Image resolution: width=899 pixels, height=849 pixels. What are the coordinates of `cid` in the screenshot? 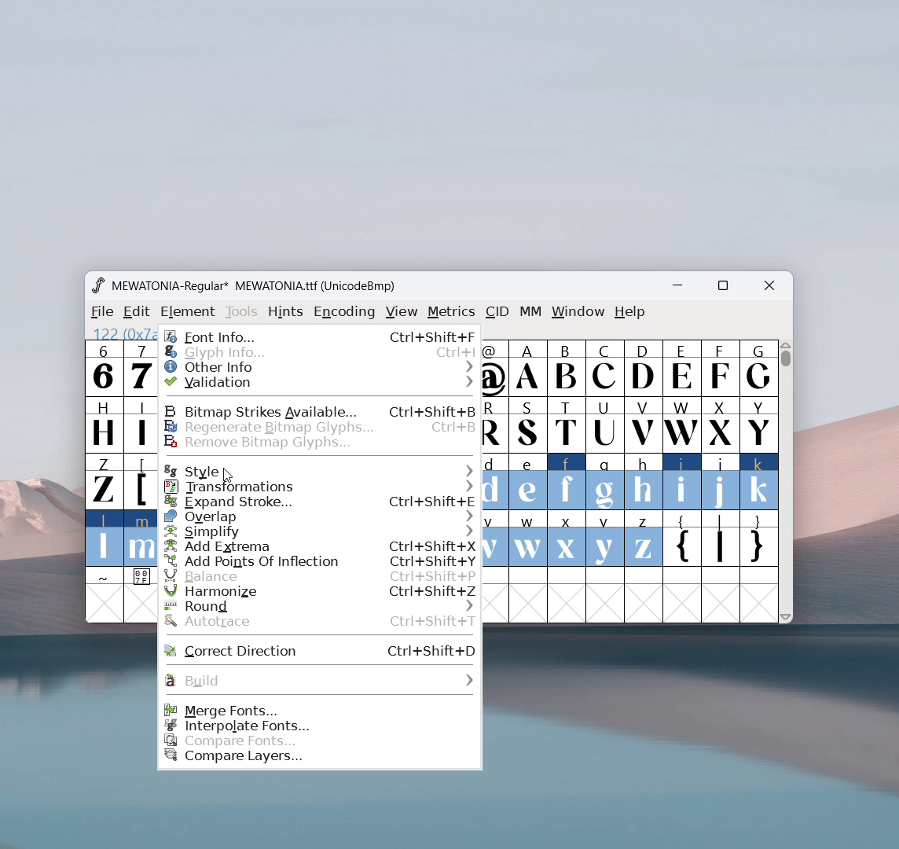 It's located at (497, 312).